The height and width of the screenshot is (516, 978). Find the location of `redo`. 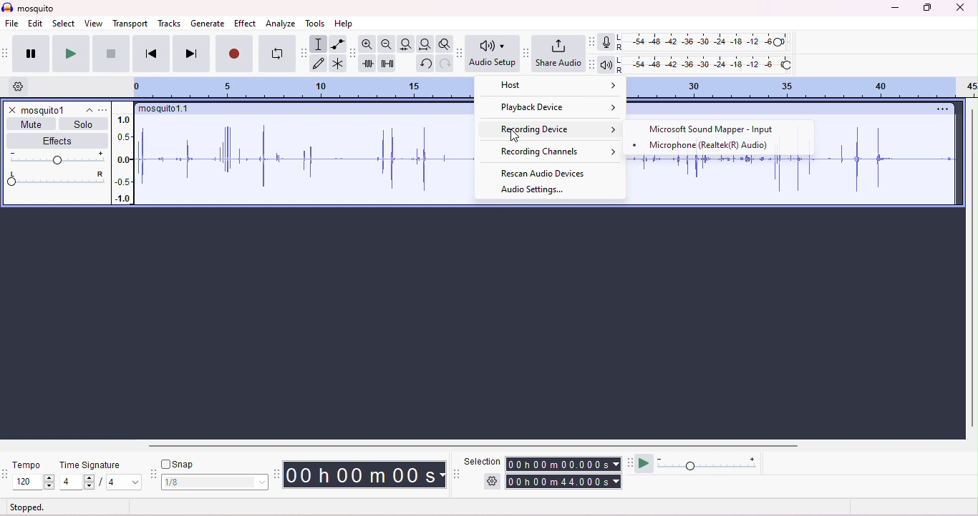

redo is located at coordinates (444, 63).